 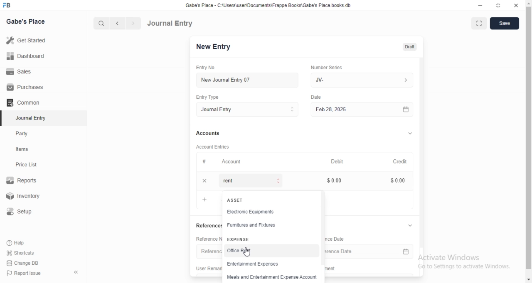 I want to click on Entry Type, so click(x=212, y=97).